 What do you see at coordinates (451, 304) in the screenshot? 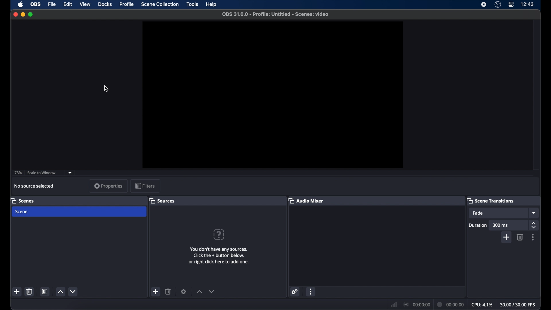
I see `duration` at bounding box center [451, 304].